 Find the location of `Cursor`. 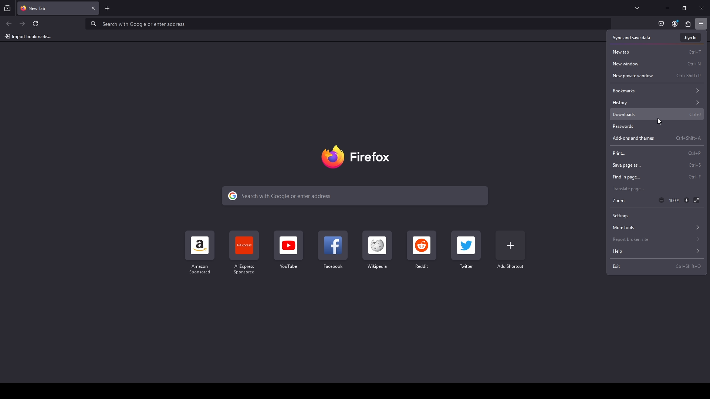

Cursor is located at coordinates (660, 121).